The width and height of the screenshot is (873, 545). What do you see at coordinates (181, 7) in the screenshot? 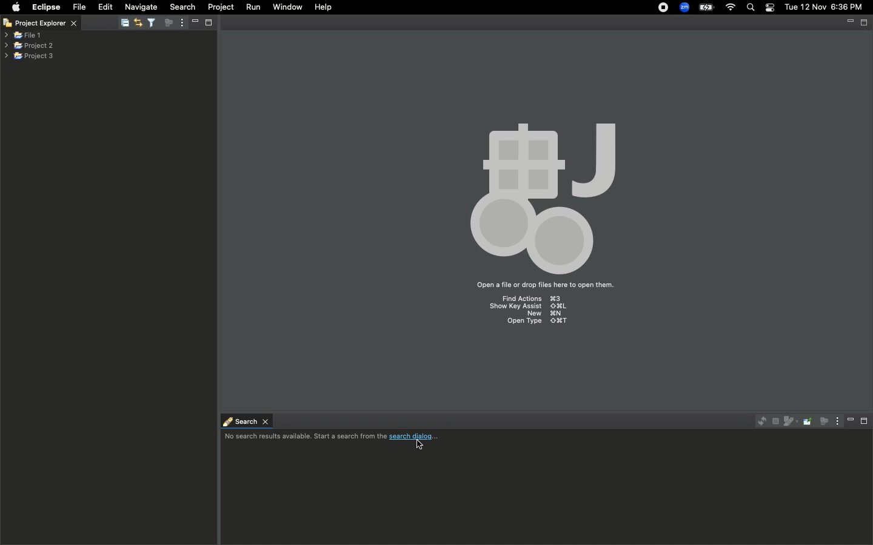
I see `Search` at bounding box center [181, 7].